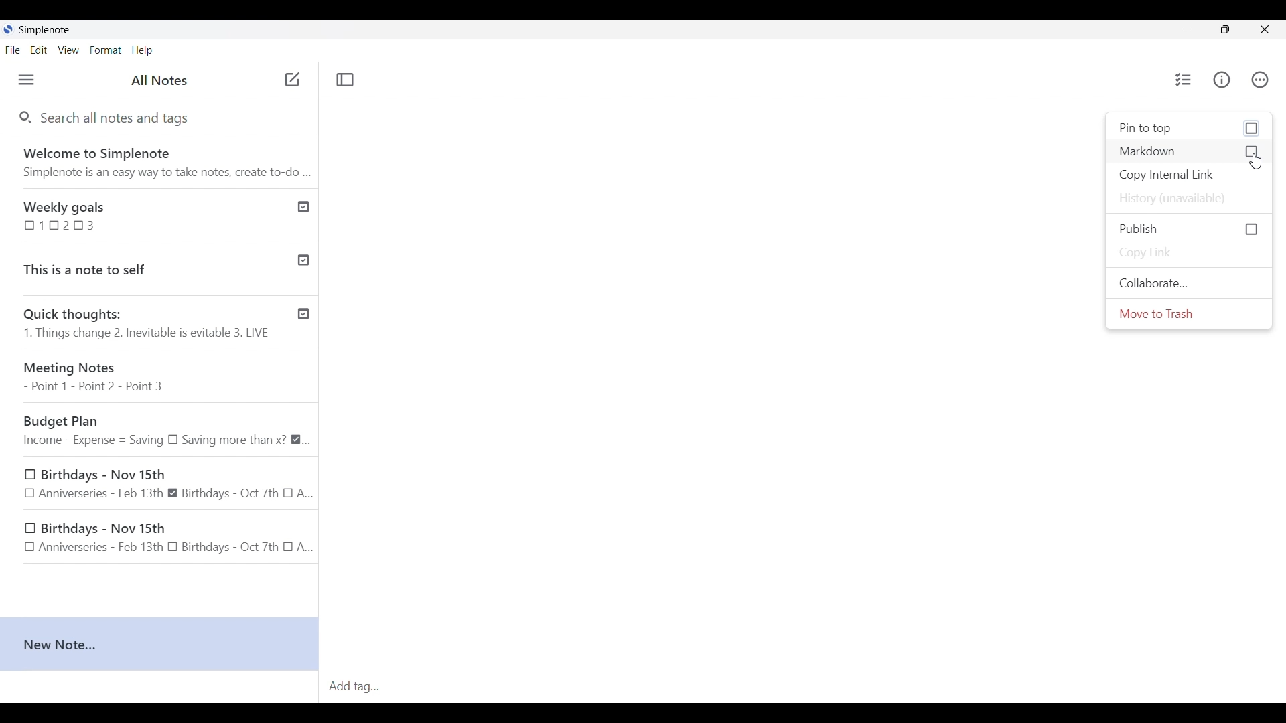  Describe the element at coordinates (346, 80) in the screenshot. I see `Toggle focus mode` at that location.